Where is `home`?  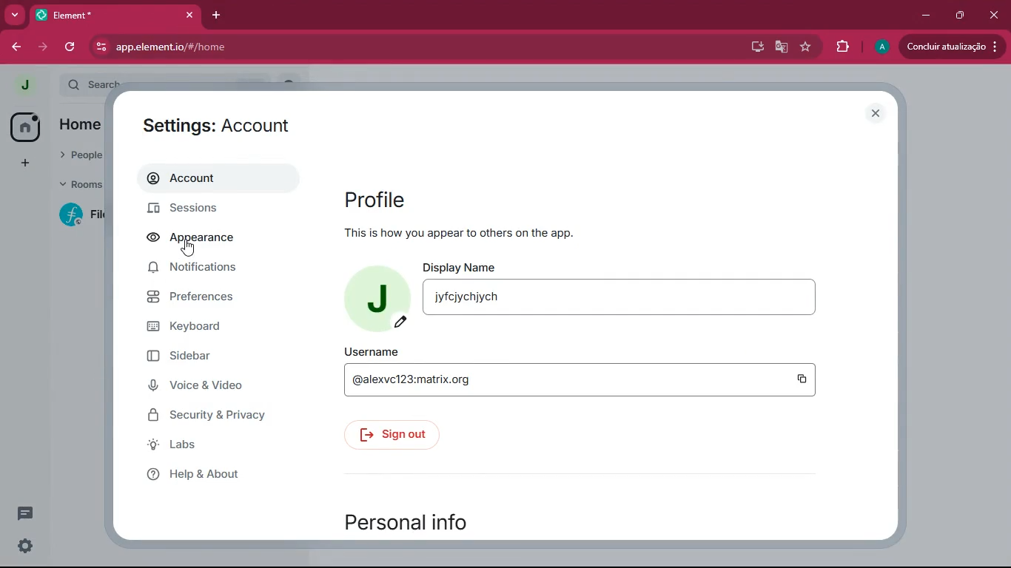
home is located at coordinates (20, 126).